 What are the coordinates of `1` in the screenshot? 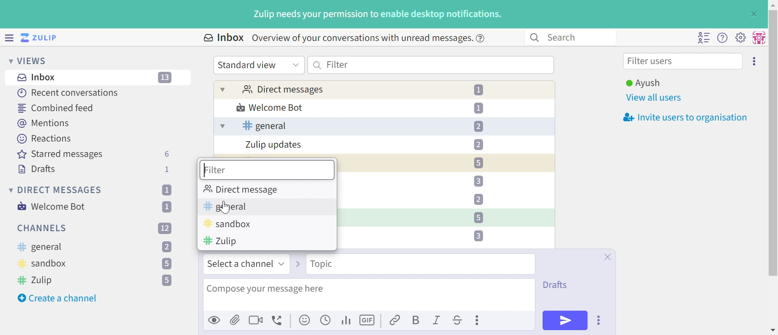 It's located at (169, 206).